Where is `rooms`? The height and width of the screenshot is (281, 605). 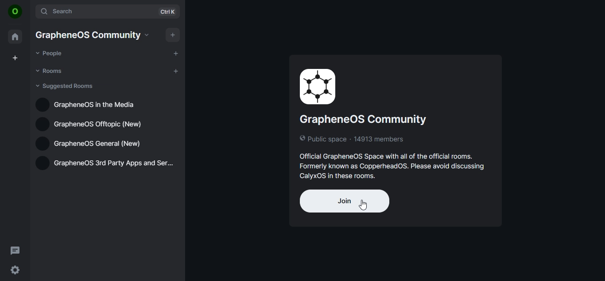
rooms is located at coordinates (50, 71).